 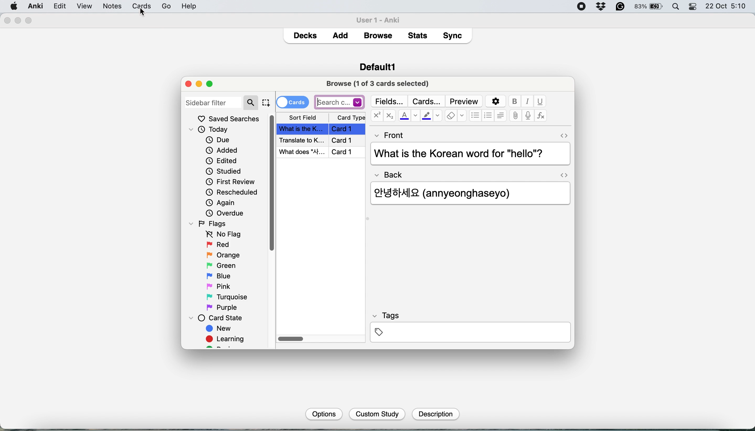 What do you see at coordinates (381, 19) in the screenshot?
I see `user 1 - Anki` at bounding box center [381, 19].